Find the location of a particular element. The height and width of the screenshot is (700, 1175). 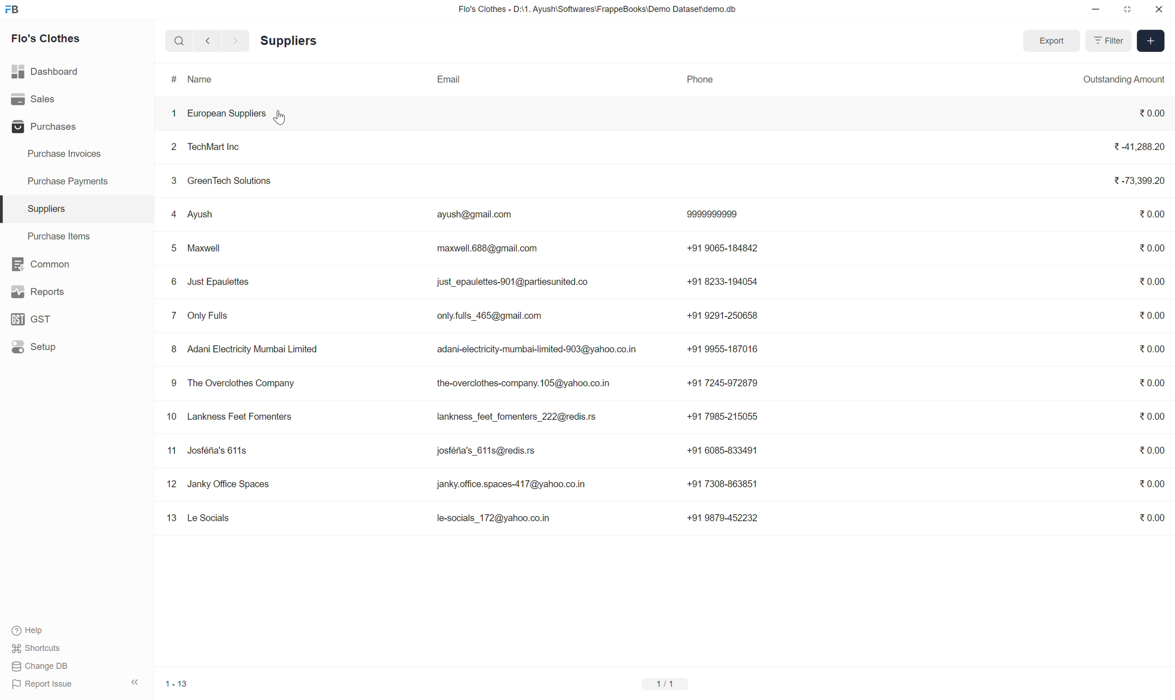

Help is located at coordinates (25, 627).